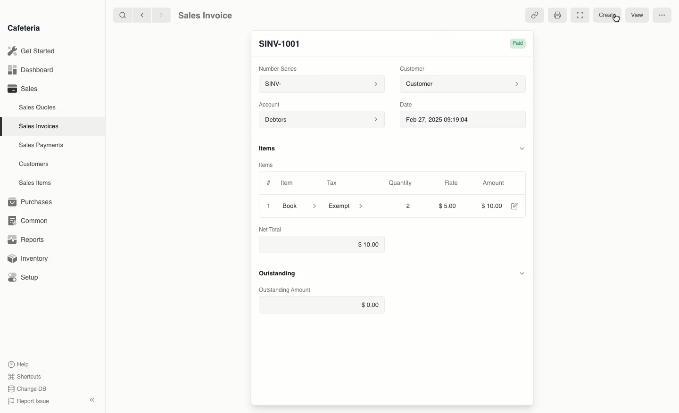 The image size is (679, 413). I want to click on Cafeteria, so click(24, 28).